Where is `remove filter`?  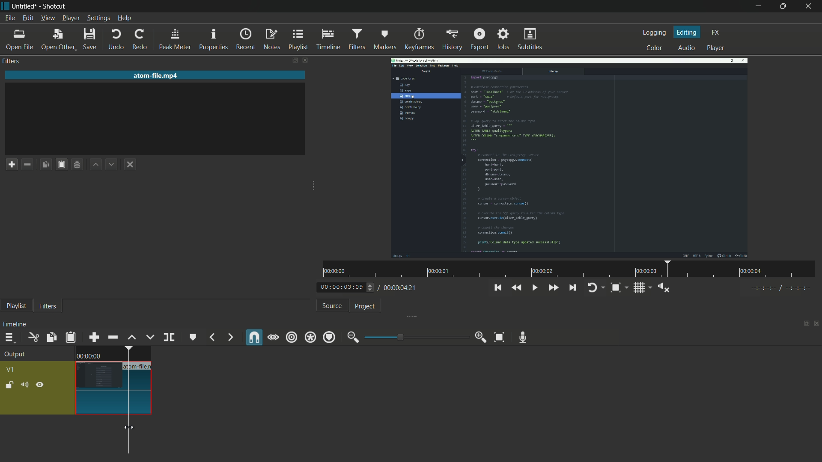
remove filter is located at coordinates (27, 164).